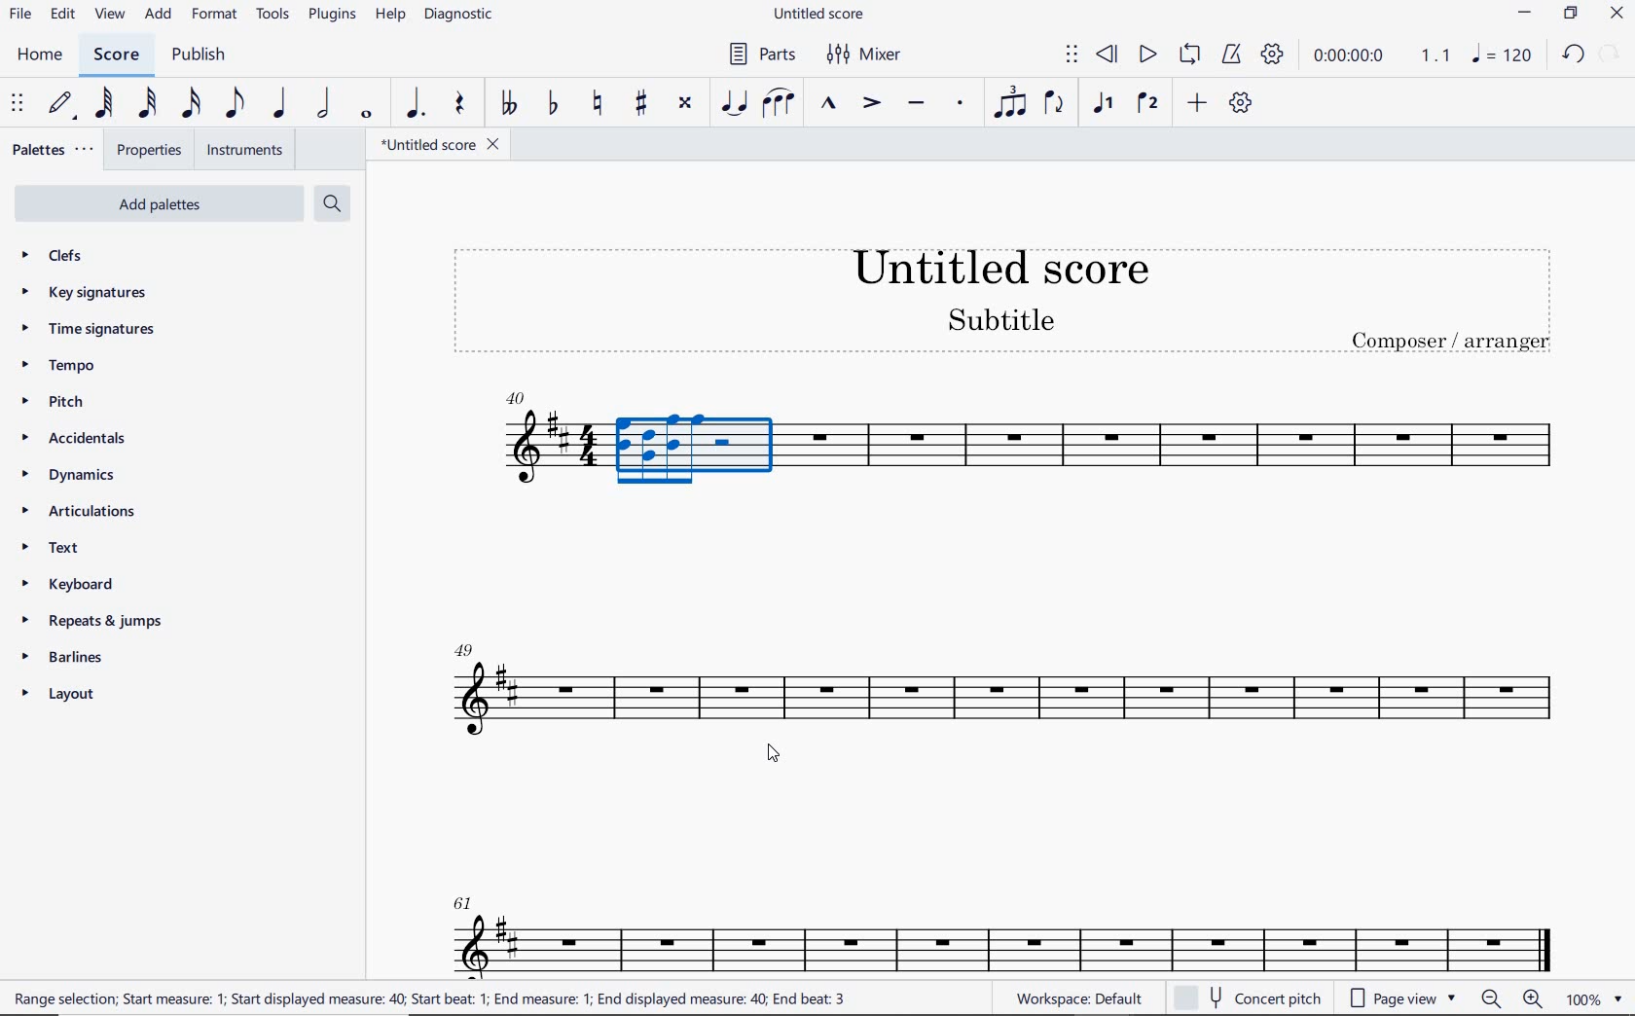 This screenshot has width=1635, height=1016. I want to click on UNDO, so click(1572, 55).